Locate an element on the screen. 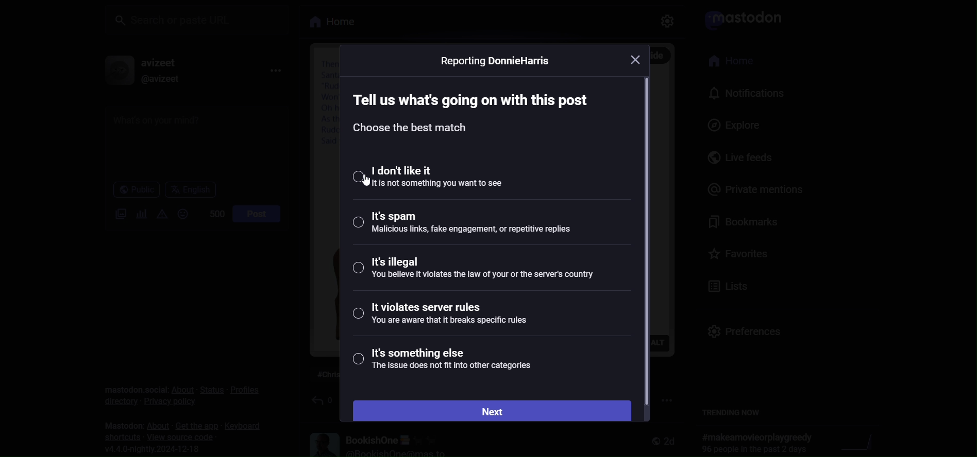  private mention is located at coordinates (752, 188).